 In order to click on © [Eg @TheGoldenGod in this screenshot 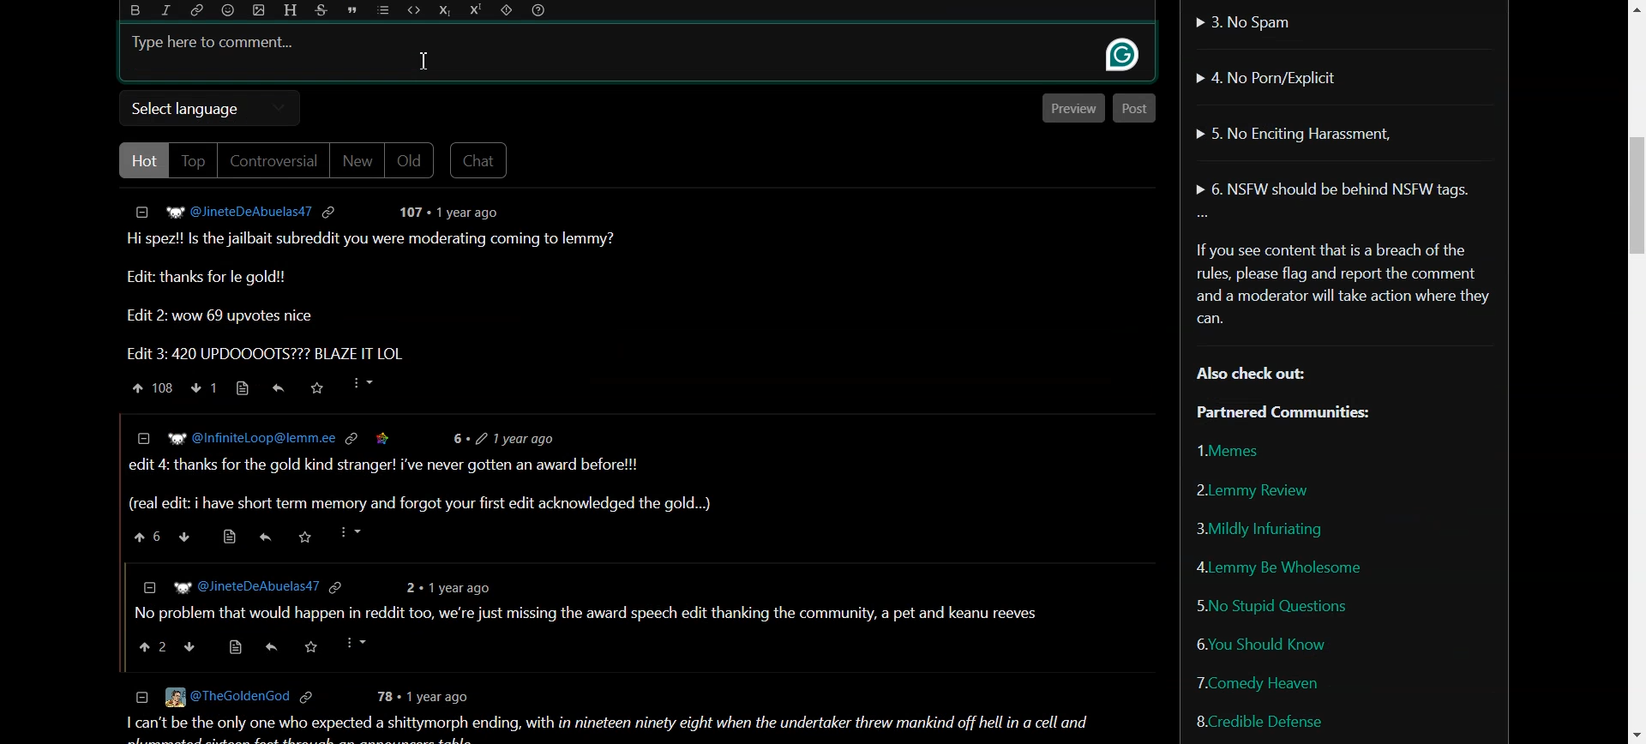, I will do `click(241, 697)`.